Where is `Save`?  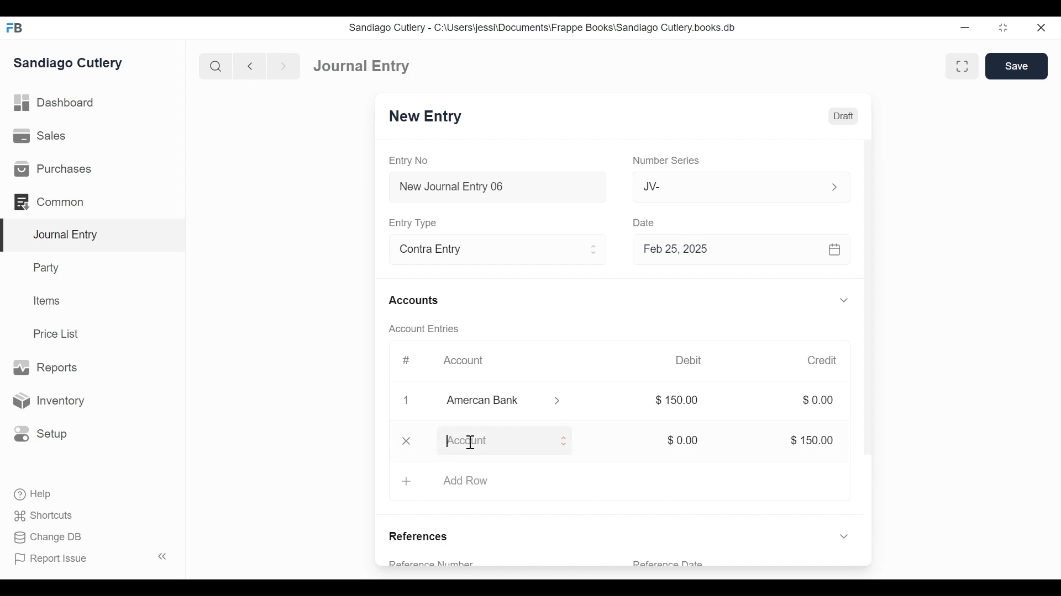 Save is located at coordinates (1016, 66).